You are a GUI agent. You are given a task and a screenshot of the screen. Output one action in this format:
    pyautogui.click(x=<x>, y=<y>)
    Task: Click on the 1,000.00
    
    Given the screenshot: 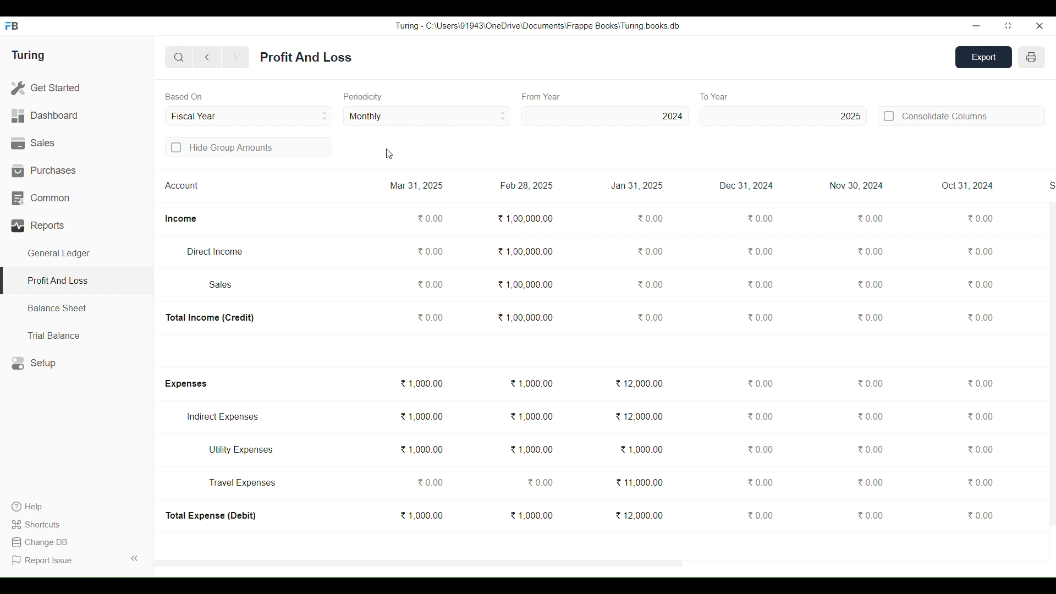 What is the action you would take?
    pyautogui.click(x=532, y=383)
    